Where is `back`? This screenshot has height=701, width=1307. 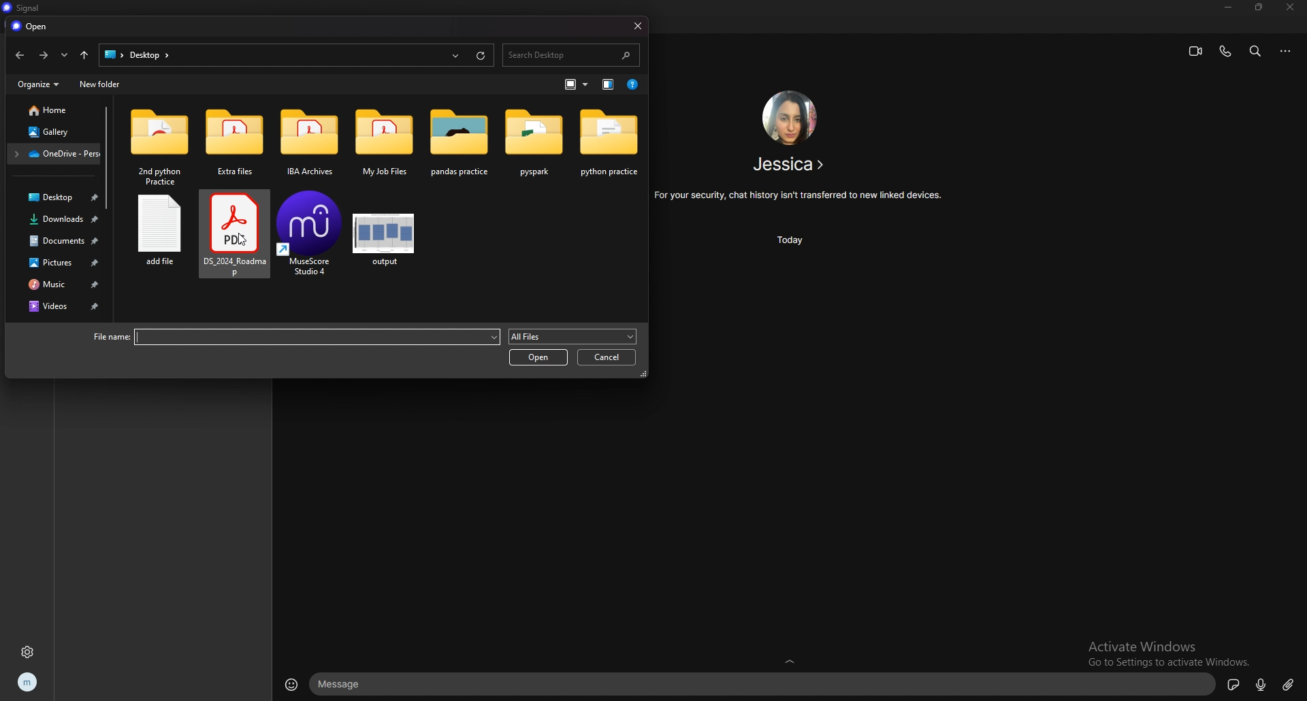 back is located at coordinates (19, 55).